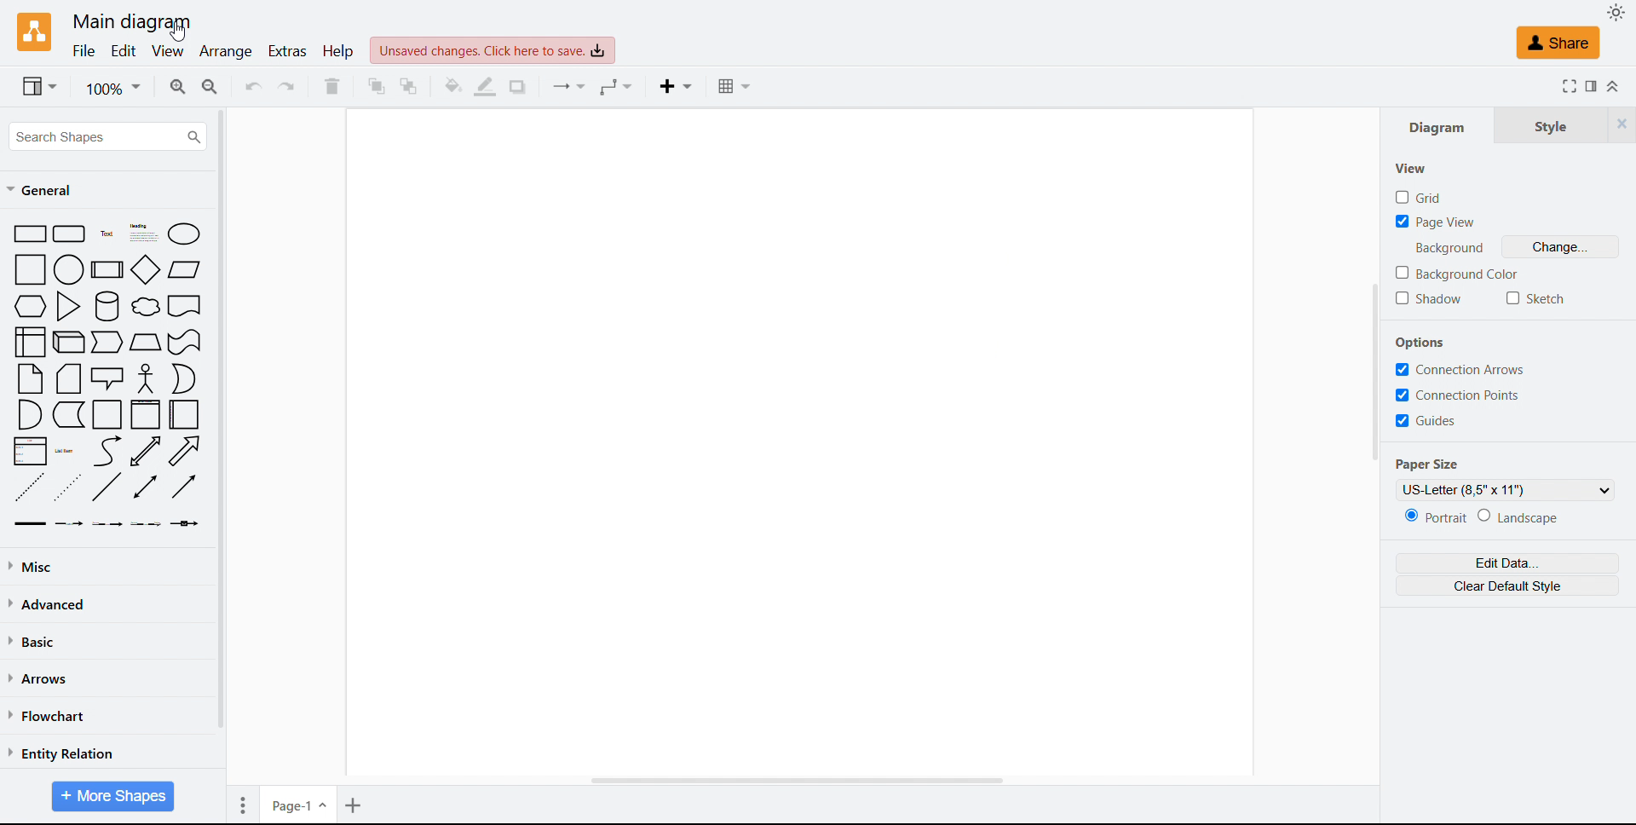 This screenshot has height=825, width=1636. What do you see at coordinates (1454, 248) in the screenshot?
I see `text` at bounding box center [1454, 248].